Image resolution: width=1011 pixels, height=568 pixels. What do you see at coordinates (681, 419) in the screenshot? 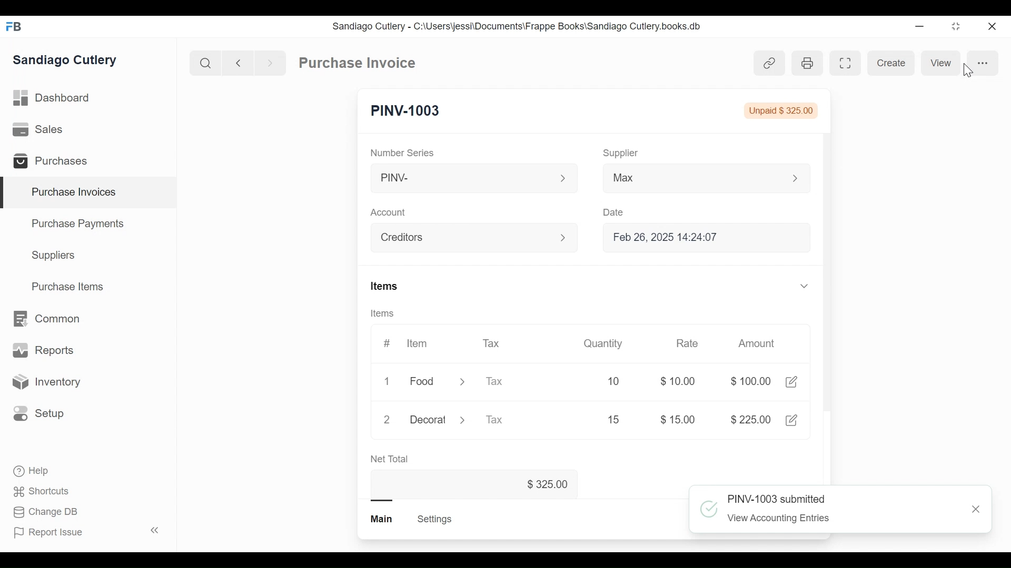
I see `$15.00` at bounding box center [681, 419].